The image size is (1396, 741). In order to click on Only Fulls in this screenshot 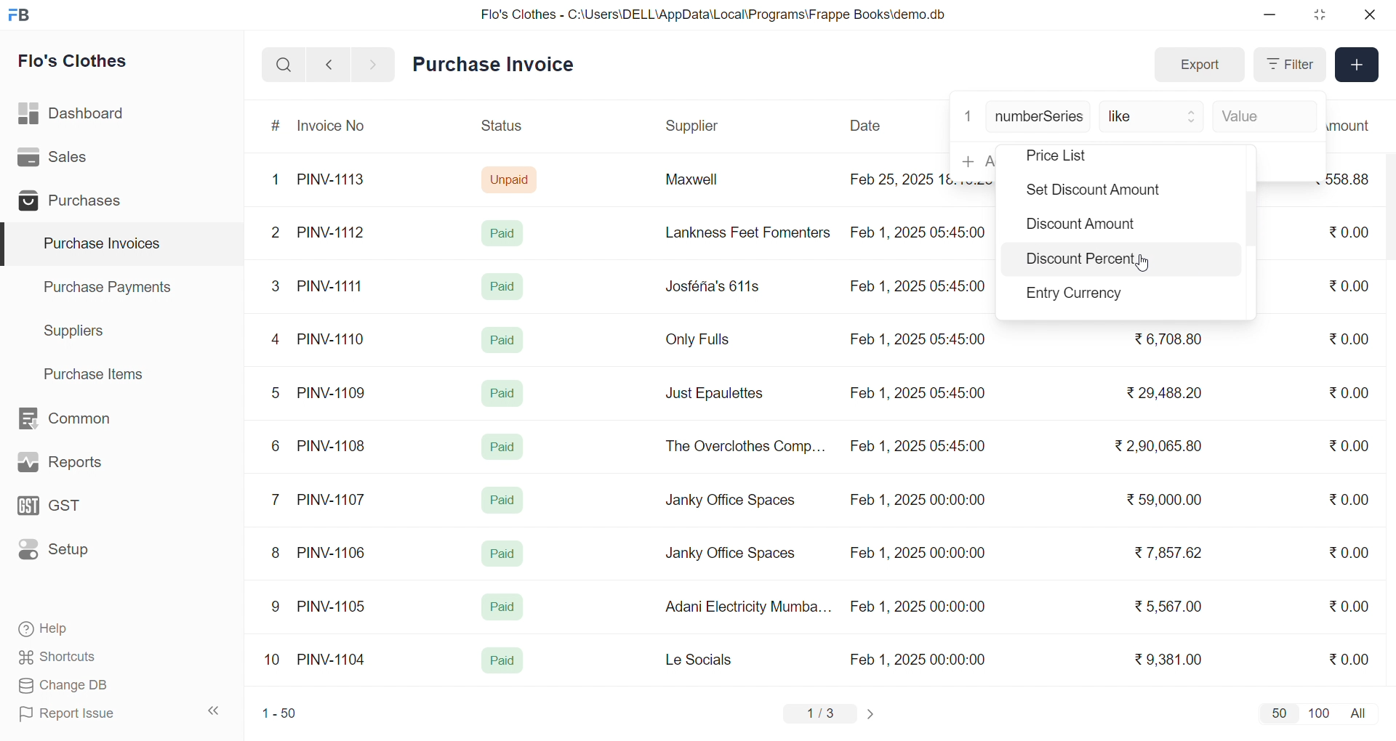, I will do `click(704, 343)`.